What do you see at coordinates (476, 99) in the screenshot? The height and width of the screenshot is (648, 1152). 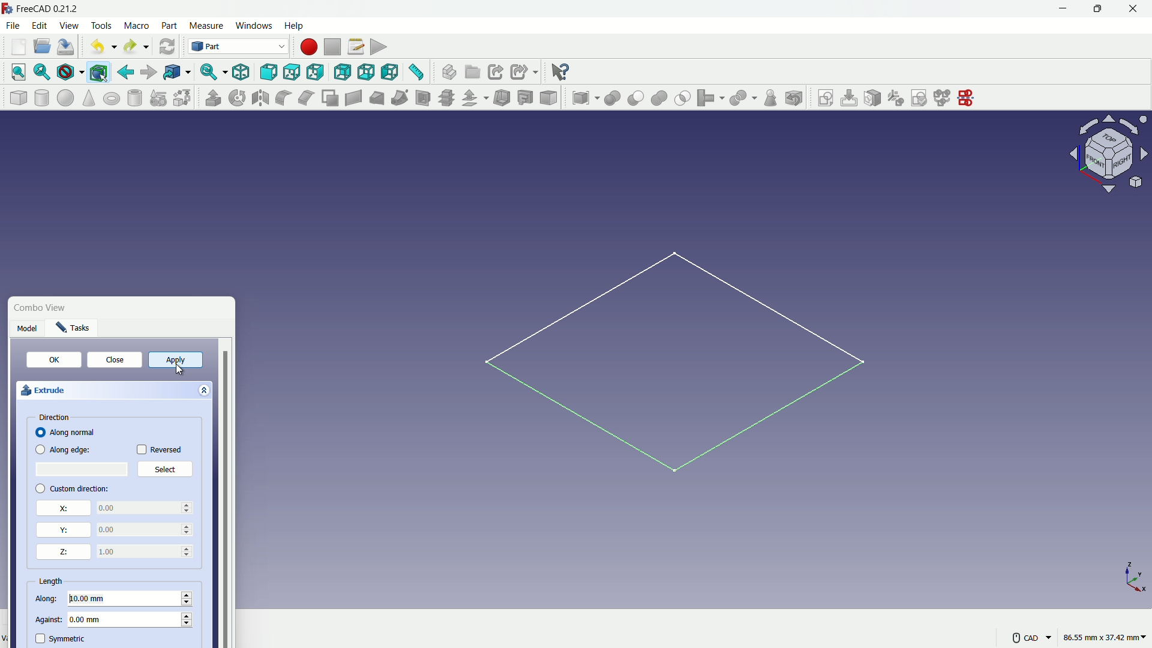 I see `offset` at bounding box center [476, 99].